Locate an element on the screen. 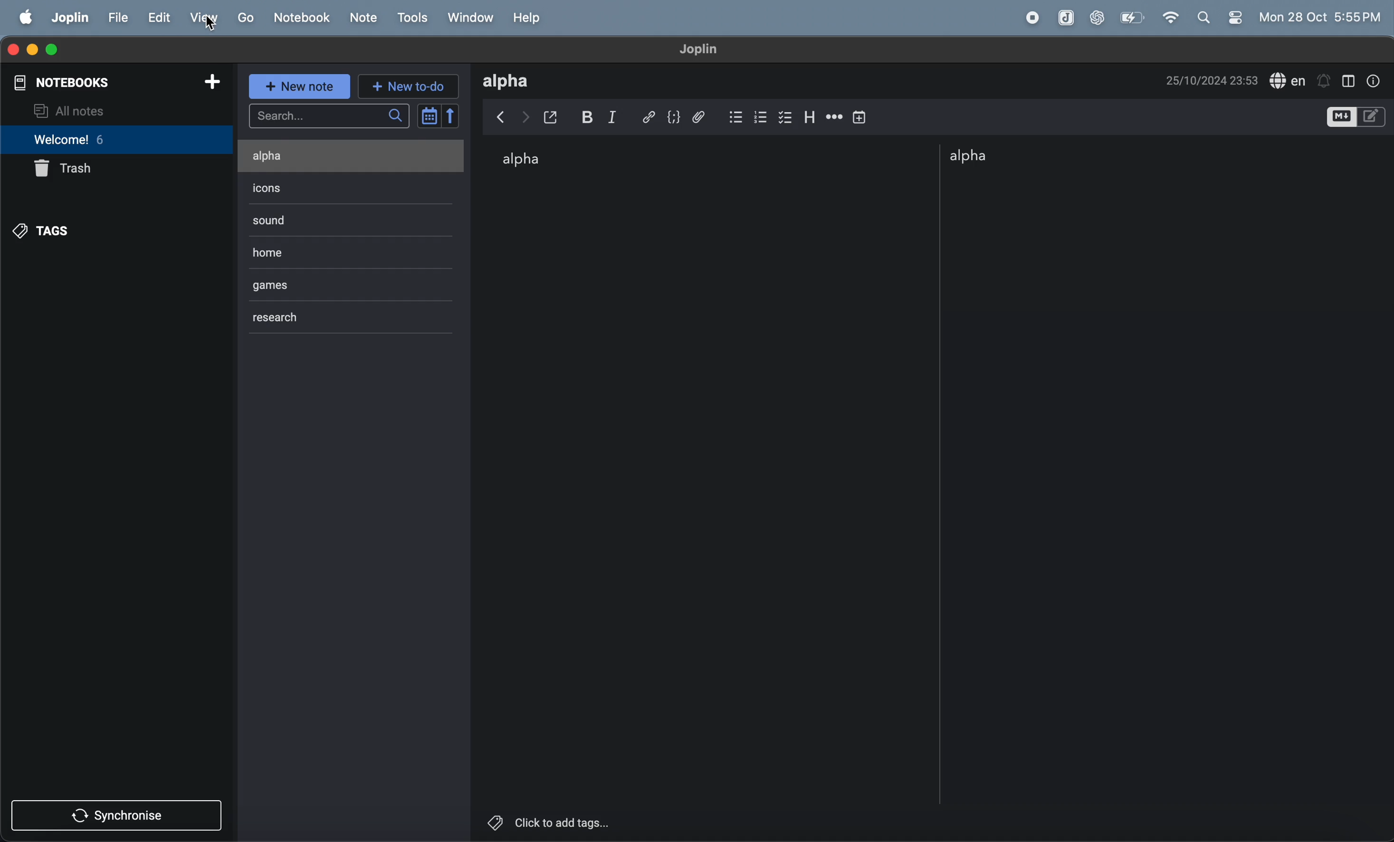 The height and width of the screenshot is (842, 1394). note properties is located at coordinates (1377, 79).